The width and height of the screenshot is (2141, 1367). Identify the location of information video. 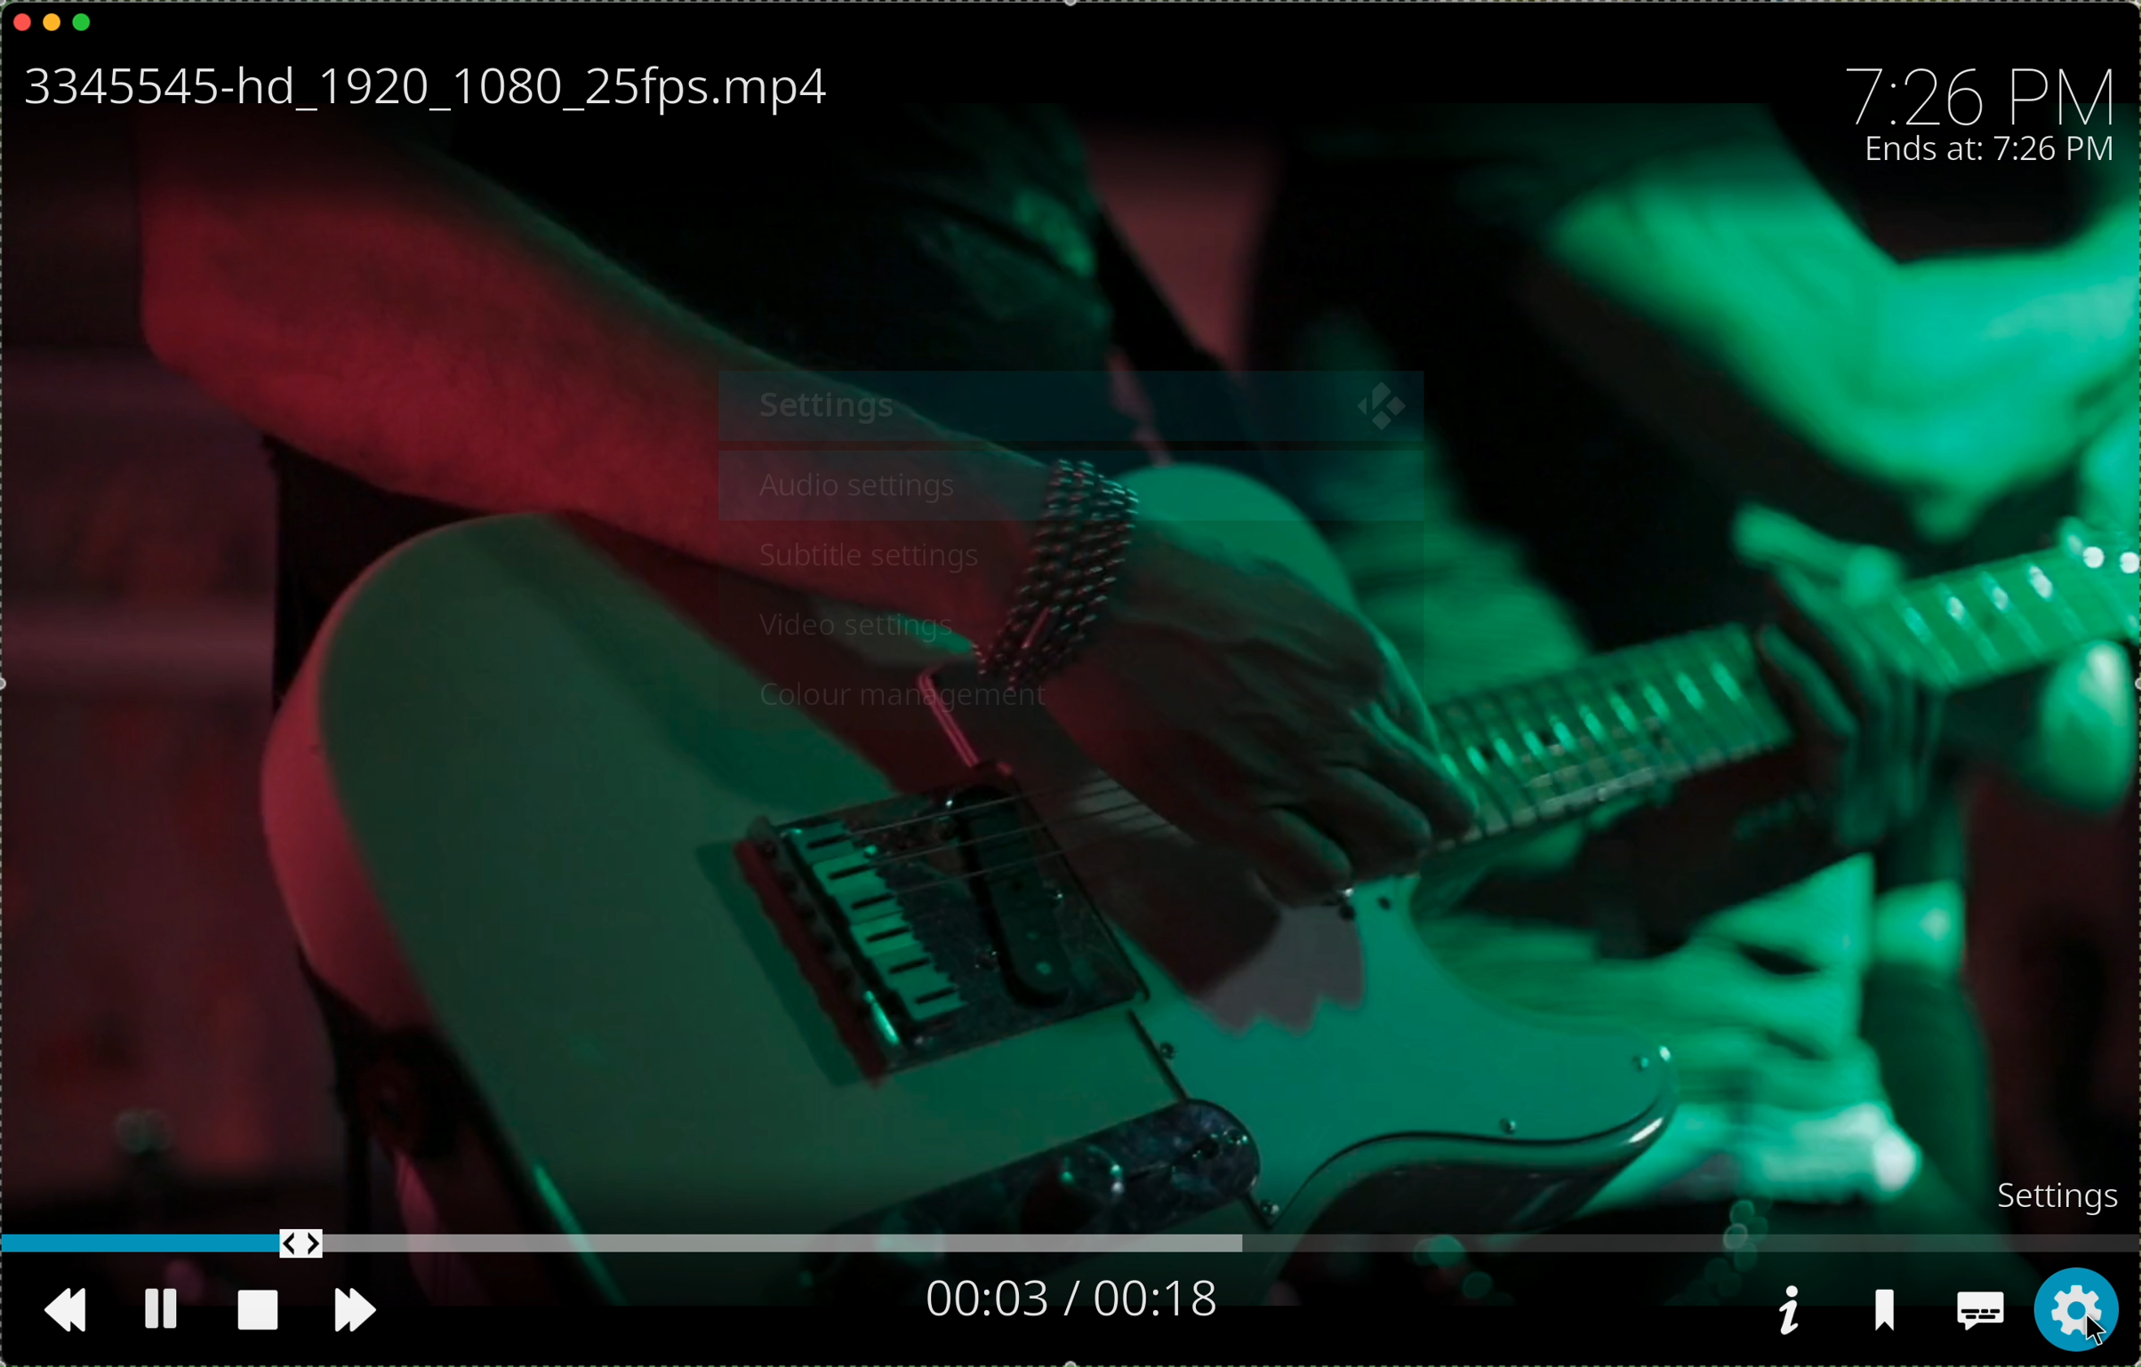
(1789, 1310).